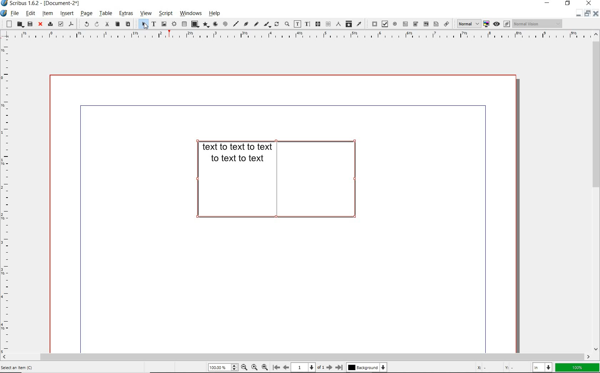 This screenshot has height=373, width=600. Describe the element at coordinates (328, 24) in the screenshot. I see `unlink text frames` at that location.